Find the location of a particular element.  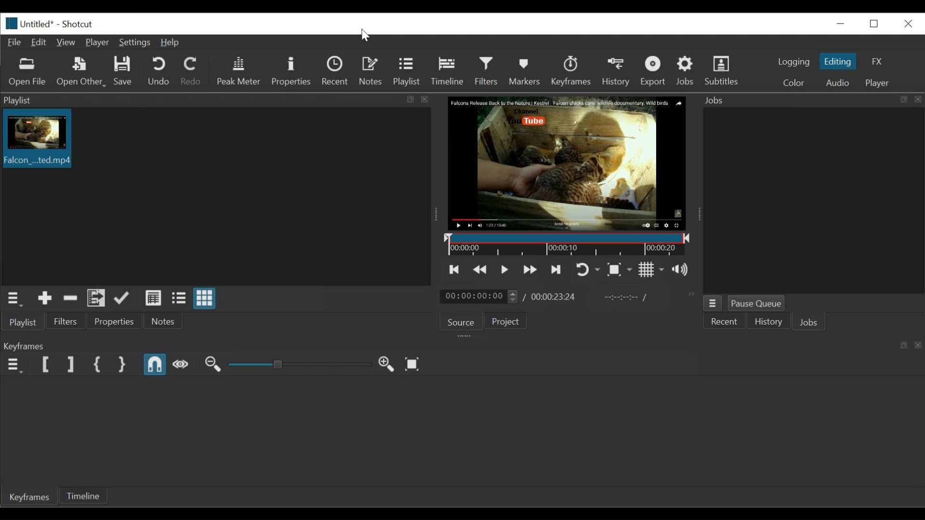

Playlist is located at coordinates (24, 323).